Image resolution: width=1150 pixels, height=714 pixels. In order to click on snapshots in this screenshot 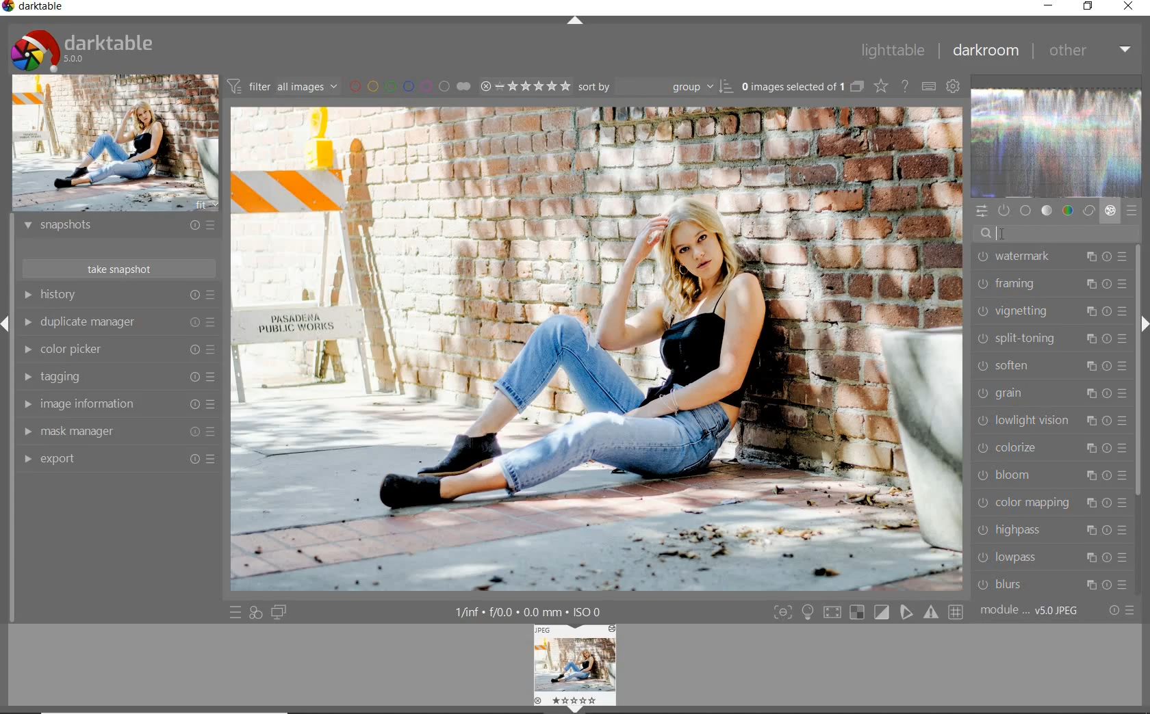, I will do `click(118, 228)`.